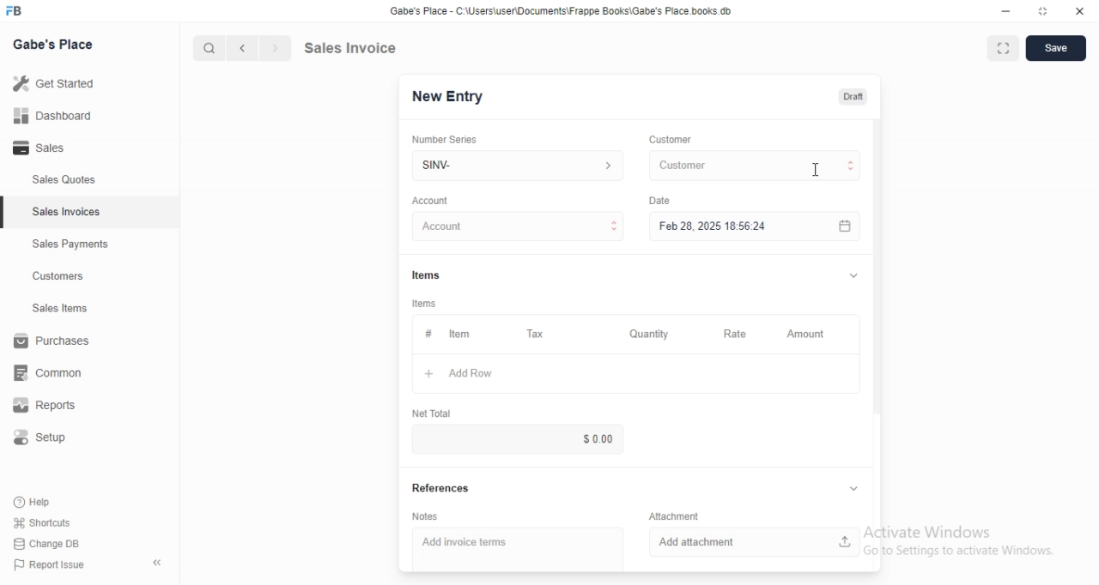 The image size is (1099, 585). I want to click on Gabe's Place, so click(57, 43).